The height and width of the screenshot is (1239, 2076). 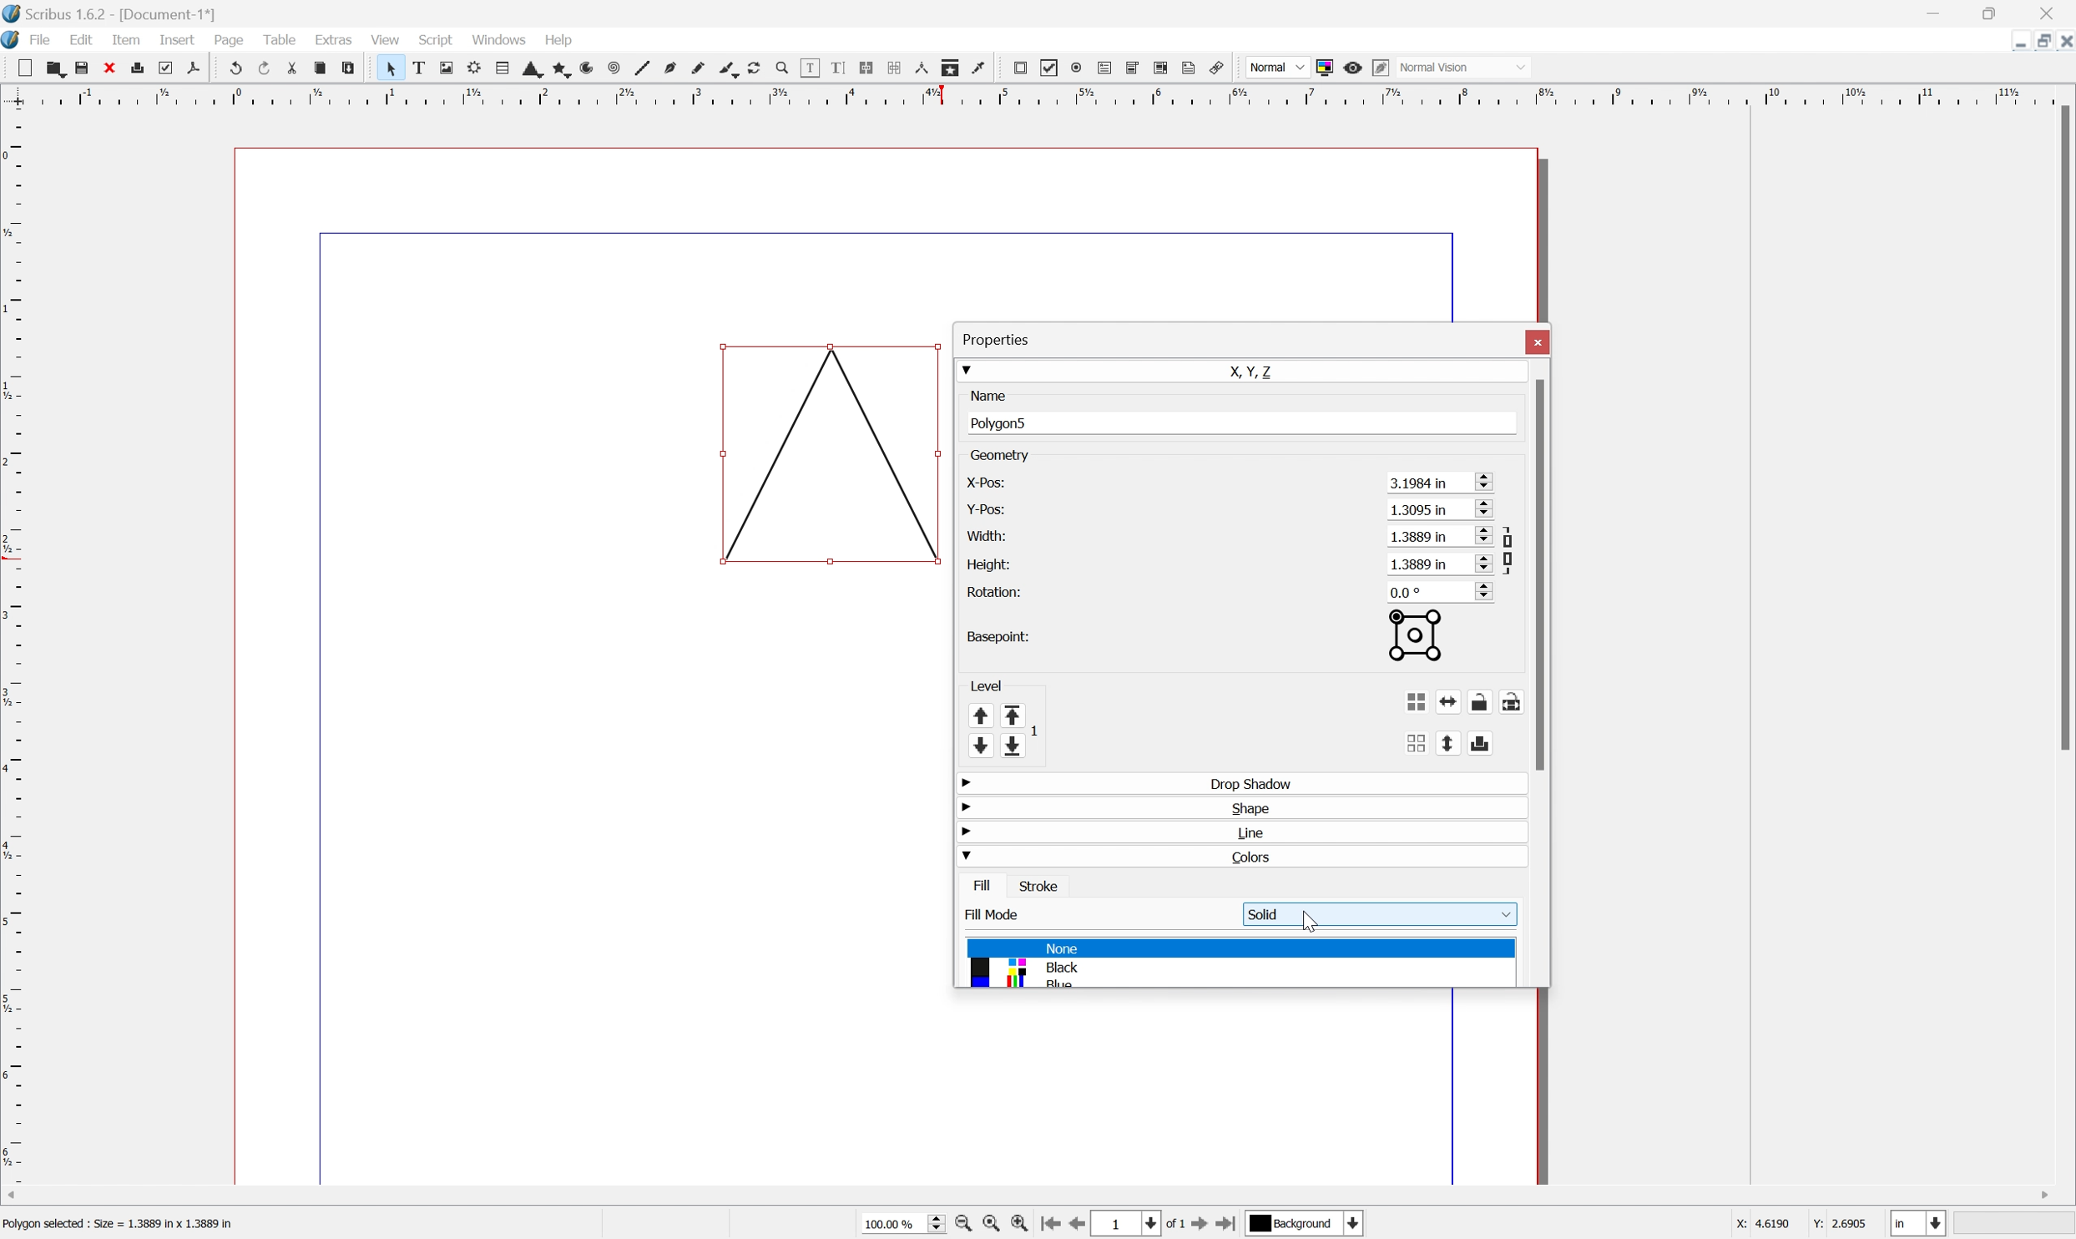 I want to click on Script, so click(x=437, y=39).